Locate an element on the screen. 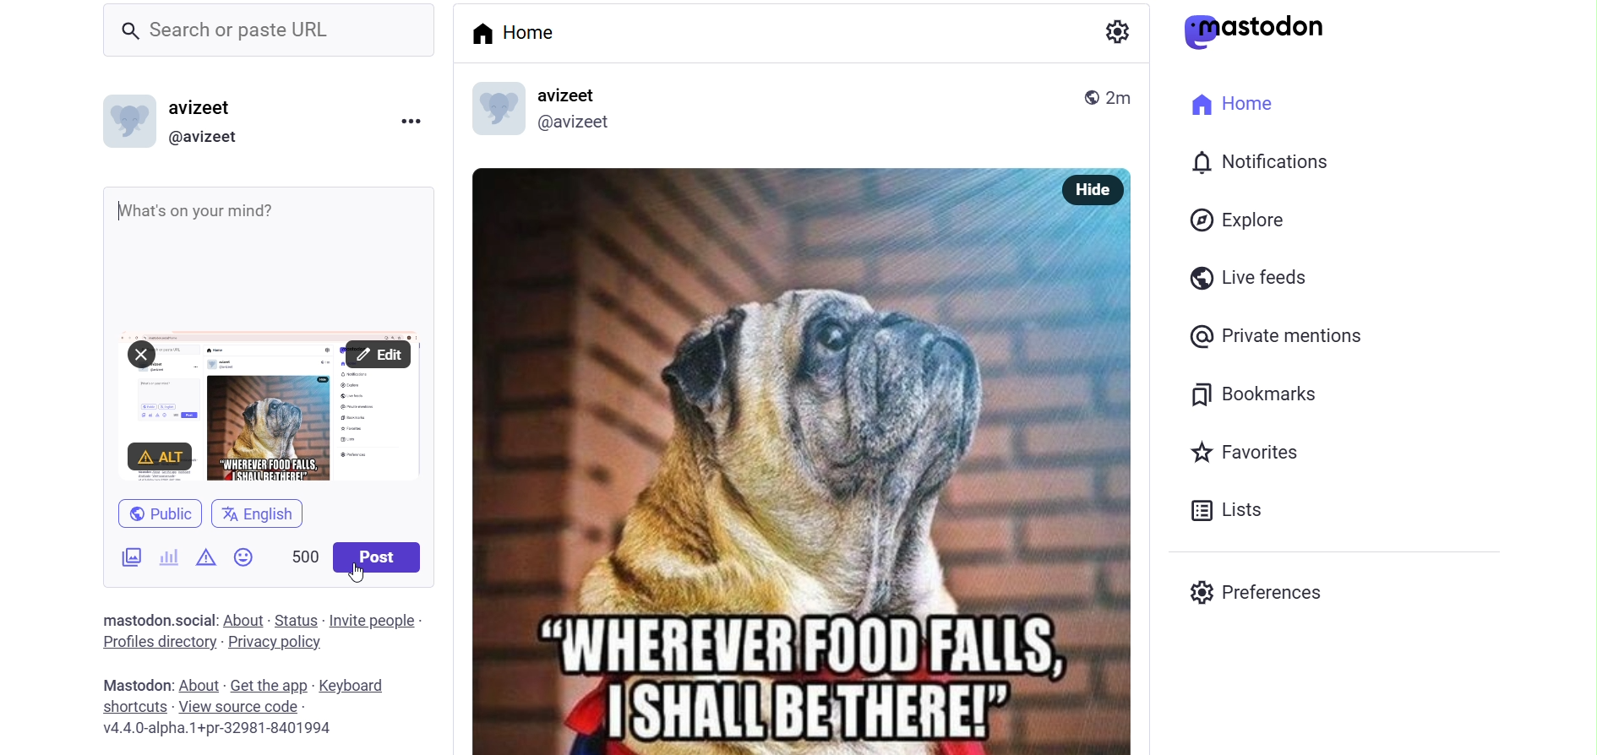  private mention is located at coordinates (1282, 338).